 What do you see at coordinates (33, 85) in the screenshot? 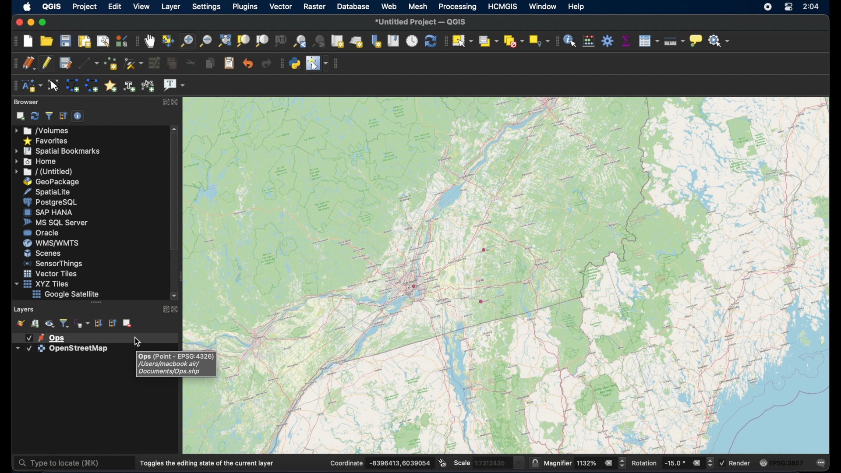
I see `new annotation layer` at bounding box center [33, 85].